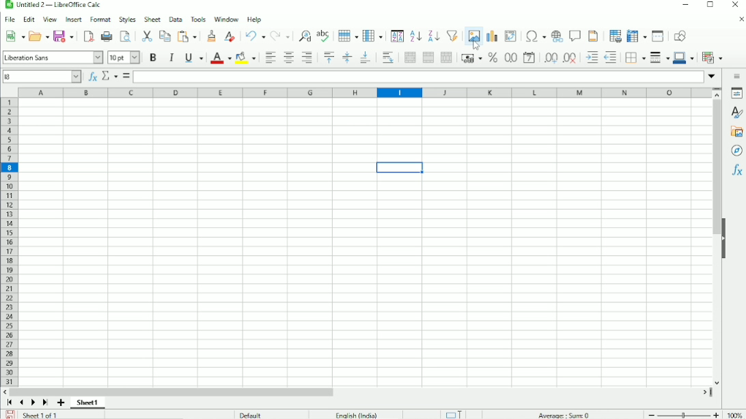 The width and height of the screenshot is (746, 419). I want to click on Cut, so click(146, 36).